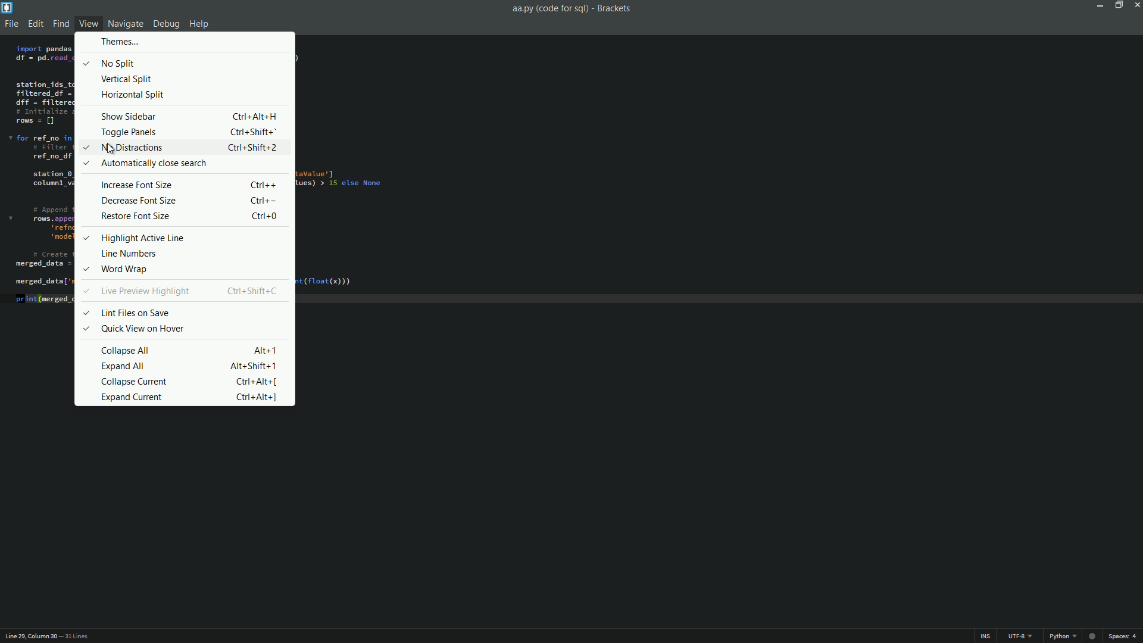 The height and width of the screenshot is (643, 1143). Describe the element at coordinates (150, 164) in the screenshot. I see `Automatically close search` at that location.